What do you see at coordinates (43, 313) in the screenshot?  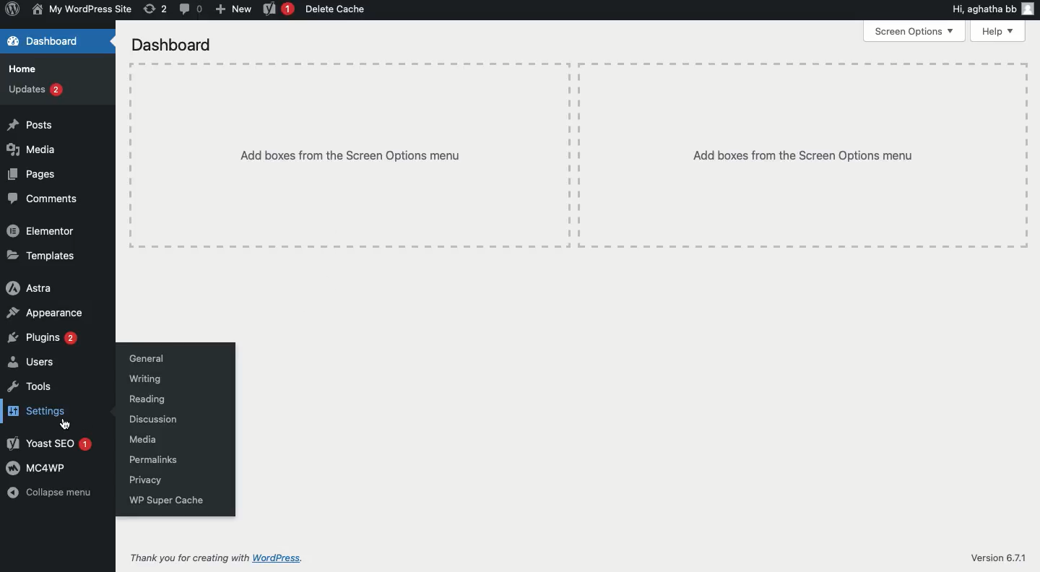 I see `Appearance` at bounding box center [43, 313].